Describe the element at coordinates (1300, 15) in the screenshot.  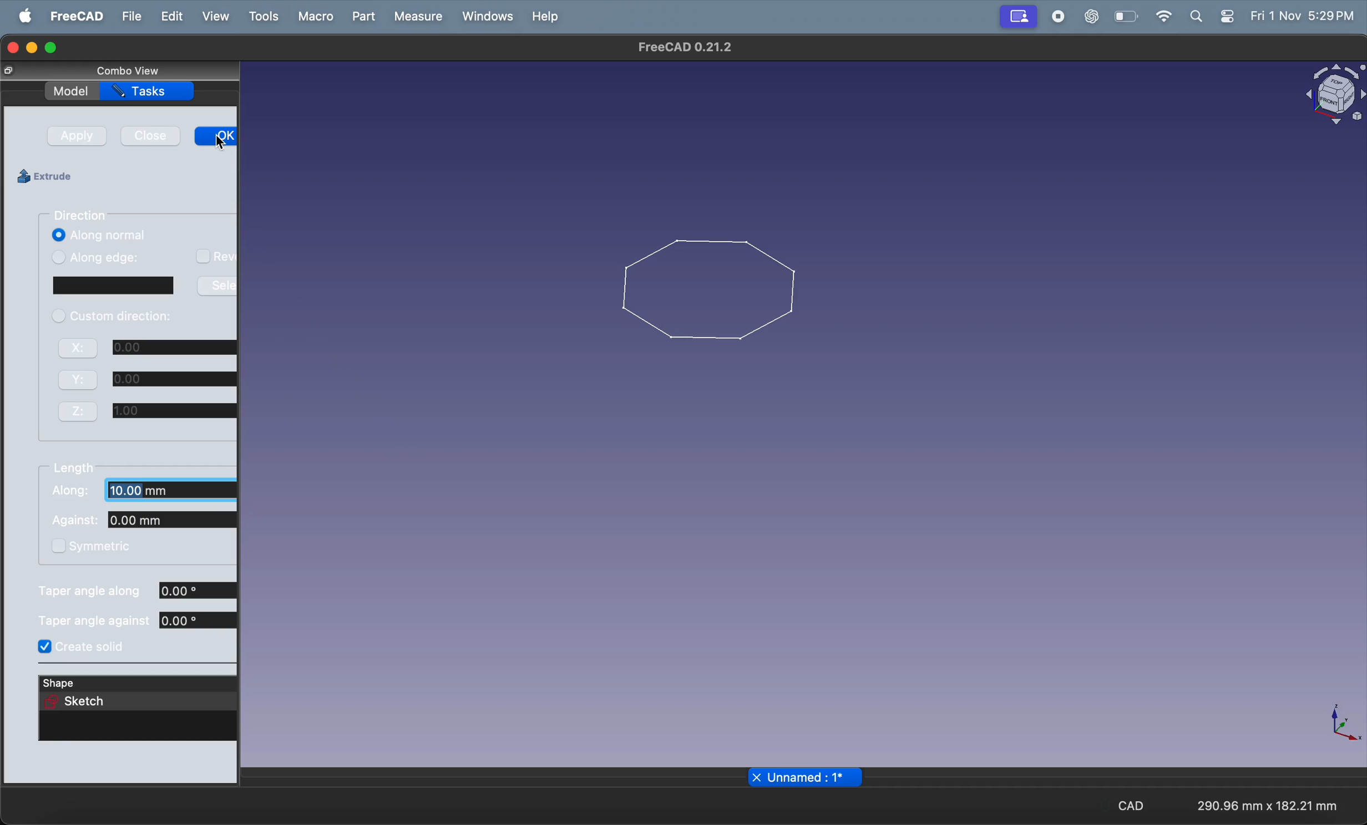
I see `time and date` at that location.